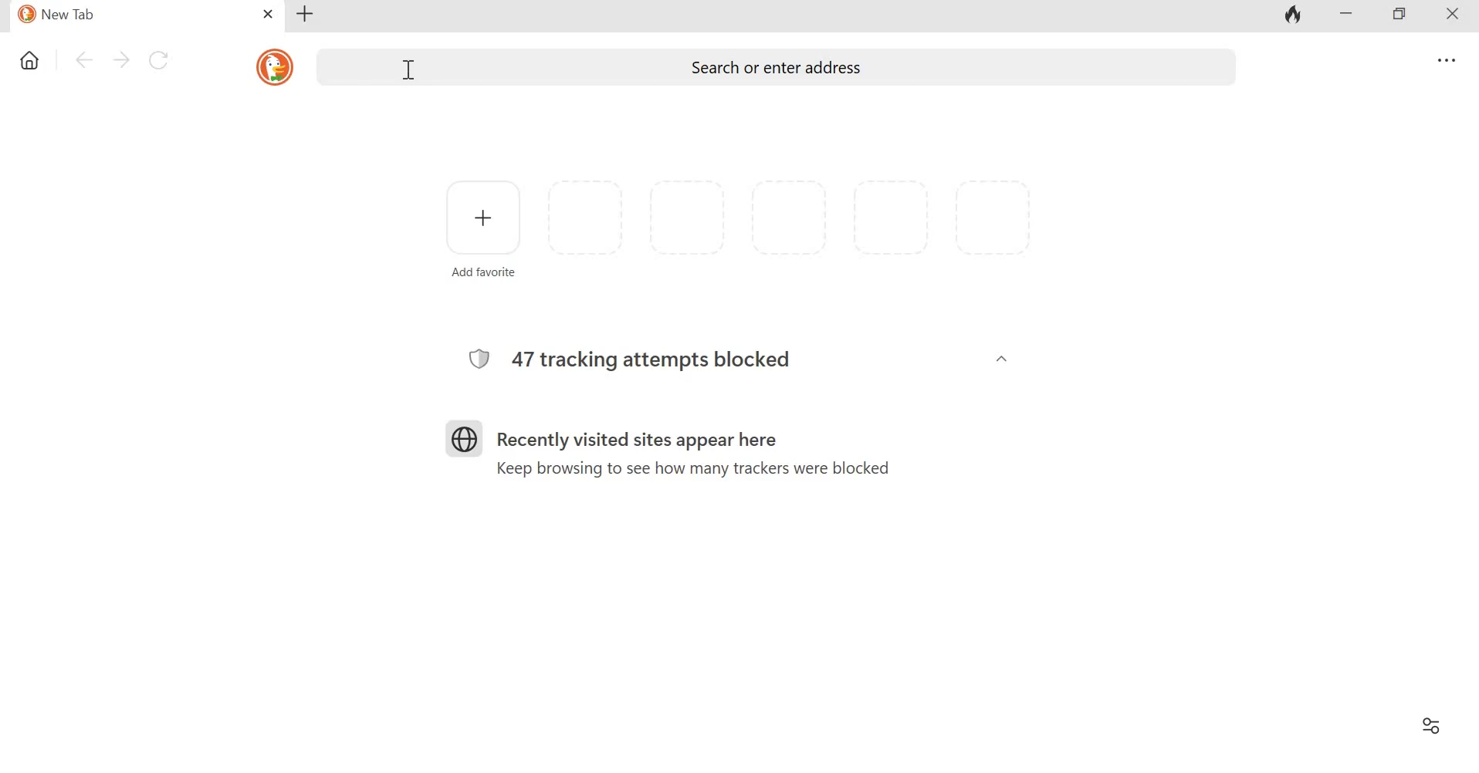  I want to click on Recently visited sites appear here, so click(648, 441).